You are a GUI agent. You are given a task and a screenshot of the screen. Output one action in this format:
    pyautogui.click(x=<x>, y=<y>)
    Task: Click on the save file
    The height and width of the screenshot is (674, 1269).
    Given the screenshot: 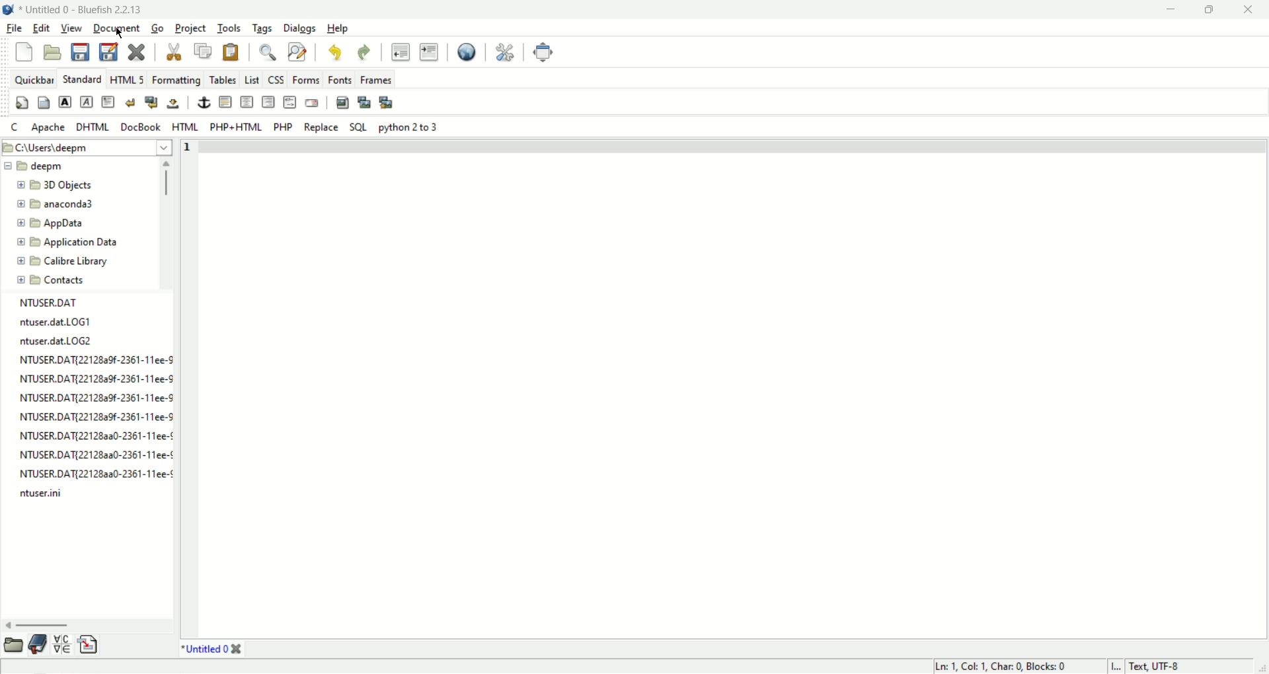 What is the action you would take?
    pyautogui.click(x=81, y=53)
    